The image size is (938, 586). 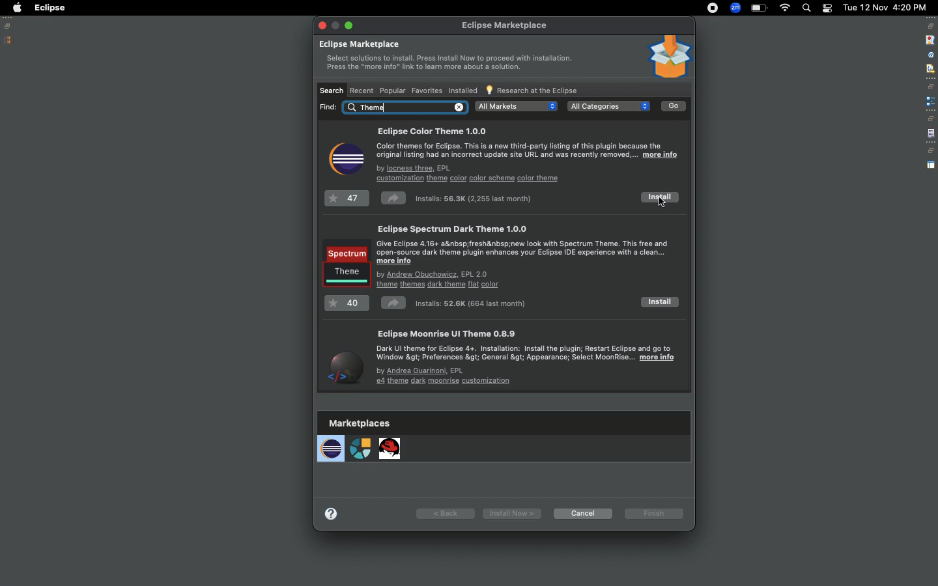 What do you see at coordinates (329, 107) in the screenshot?
I see `find` at bounding box center [329, 107].